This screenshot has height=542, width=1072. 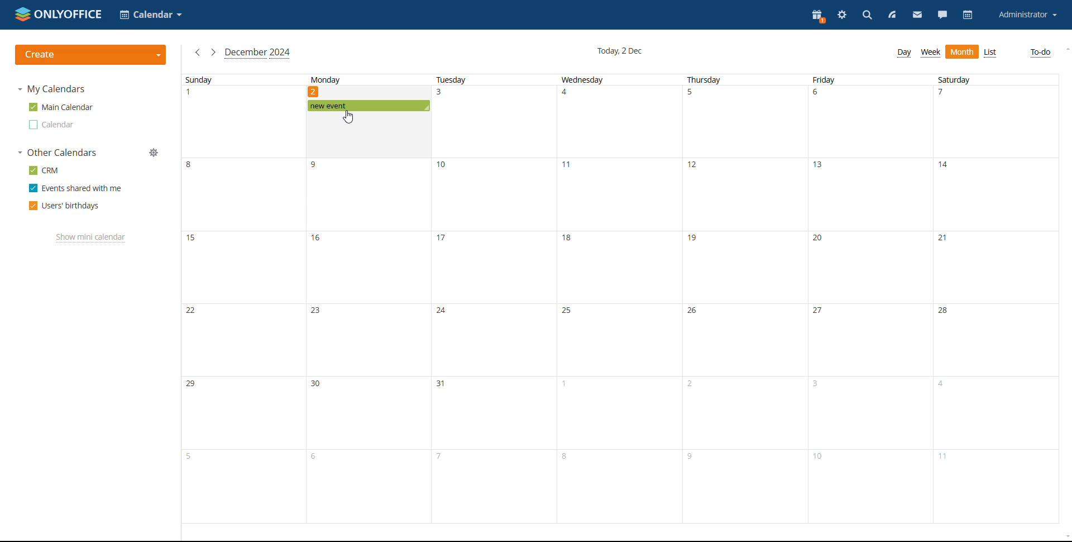 I want to click on show mini calendar, so click(x=91, y=237).